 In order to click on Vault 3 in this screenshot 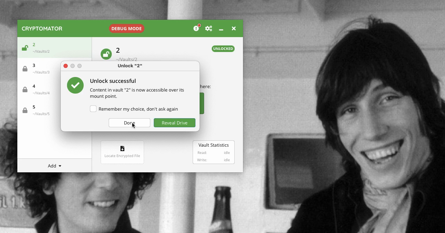, I will do `click(40, 68)`.